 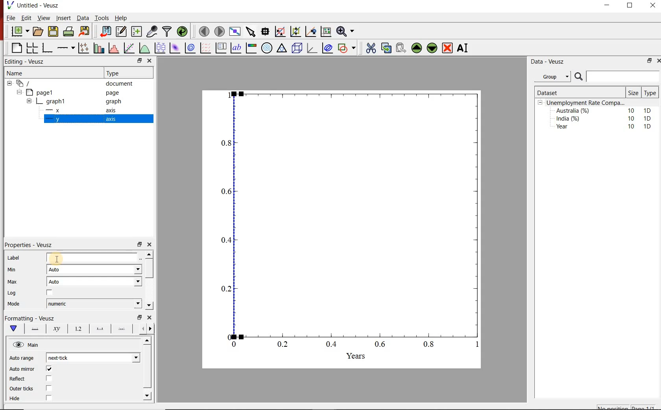 I want to click on Formatting - Veusz, so click(x=30, y=317).